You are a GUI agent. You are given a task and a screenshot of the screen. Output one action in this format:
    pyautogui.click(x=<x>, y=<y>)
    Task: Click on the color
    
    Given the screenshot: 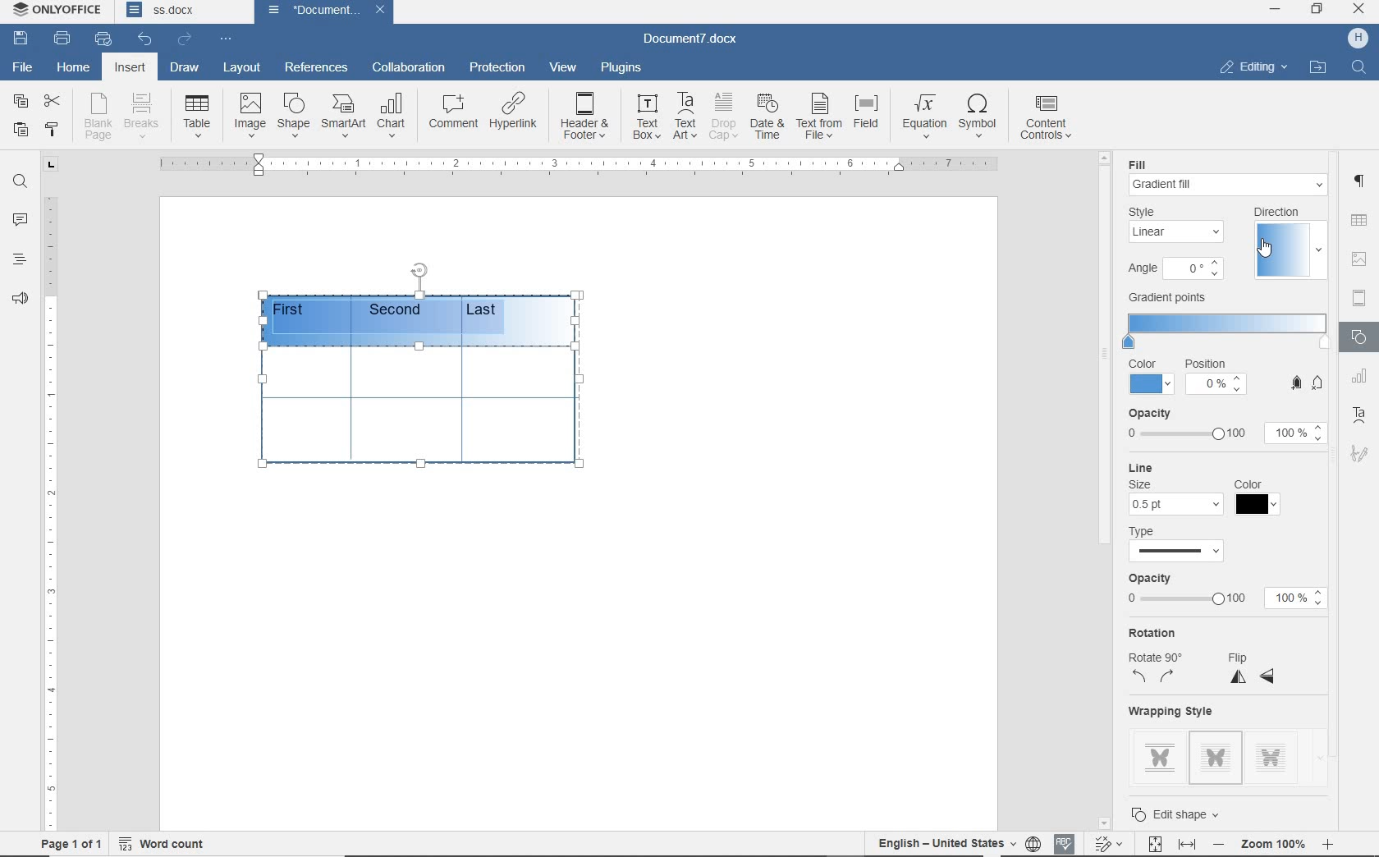 What is the action you would take?
    pyautogui.click(x=1148, y=384)
    